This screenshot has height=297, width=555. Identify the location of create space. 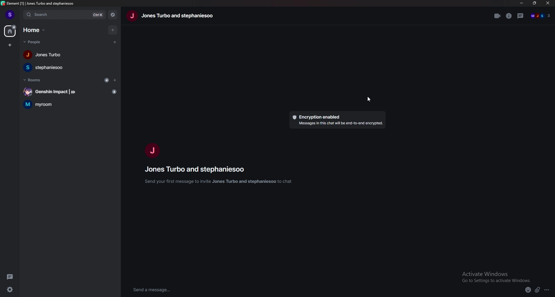
(10, 46).